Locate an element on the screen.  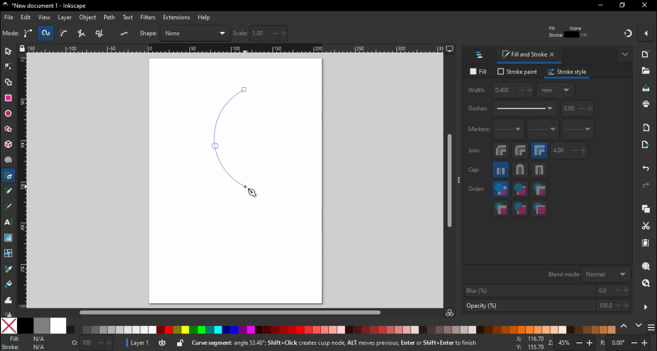
create a sequence of paraxial line segments is located at coordinates (102, 33).